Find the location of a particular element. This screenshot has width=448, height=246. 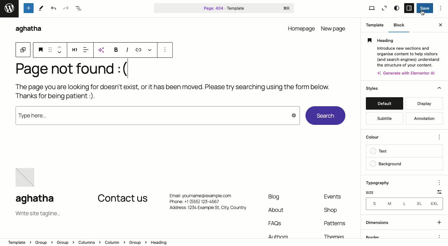

dimensions is located at coordinates (404, 222).